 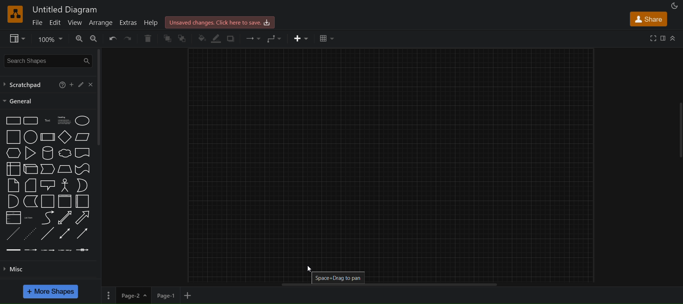 I want to click on close, so click(x=90, y=84).